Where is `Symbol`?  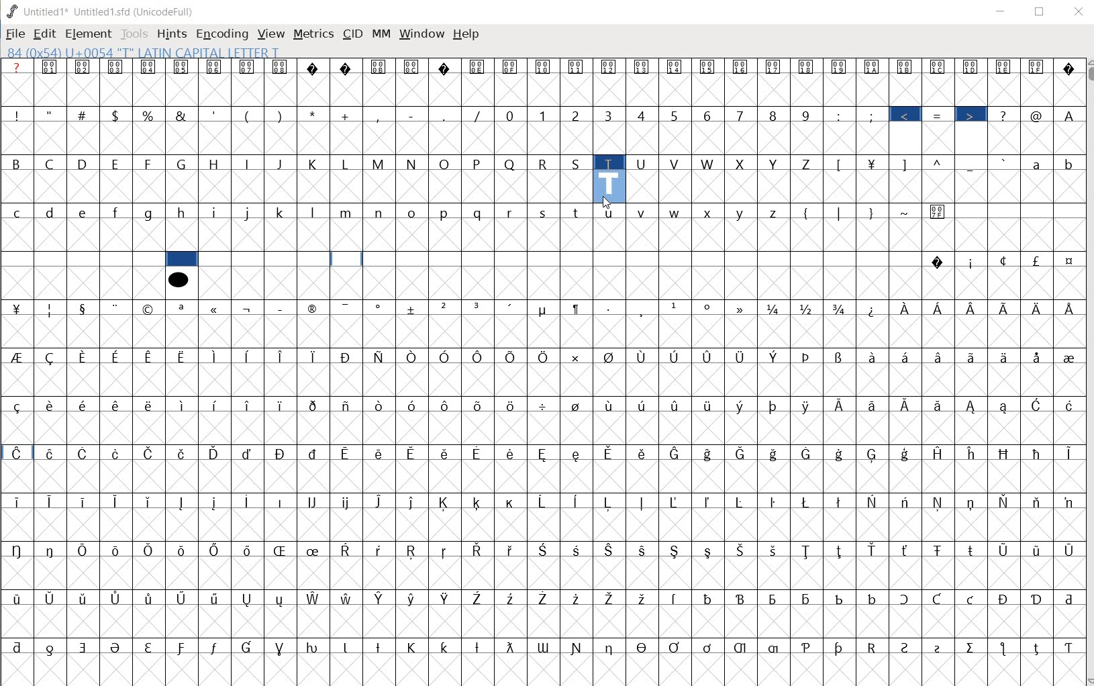 Symbol is located at coordinates (85, 454).